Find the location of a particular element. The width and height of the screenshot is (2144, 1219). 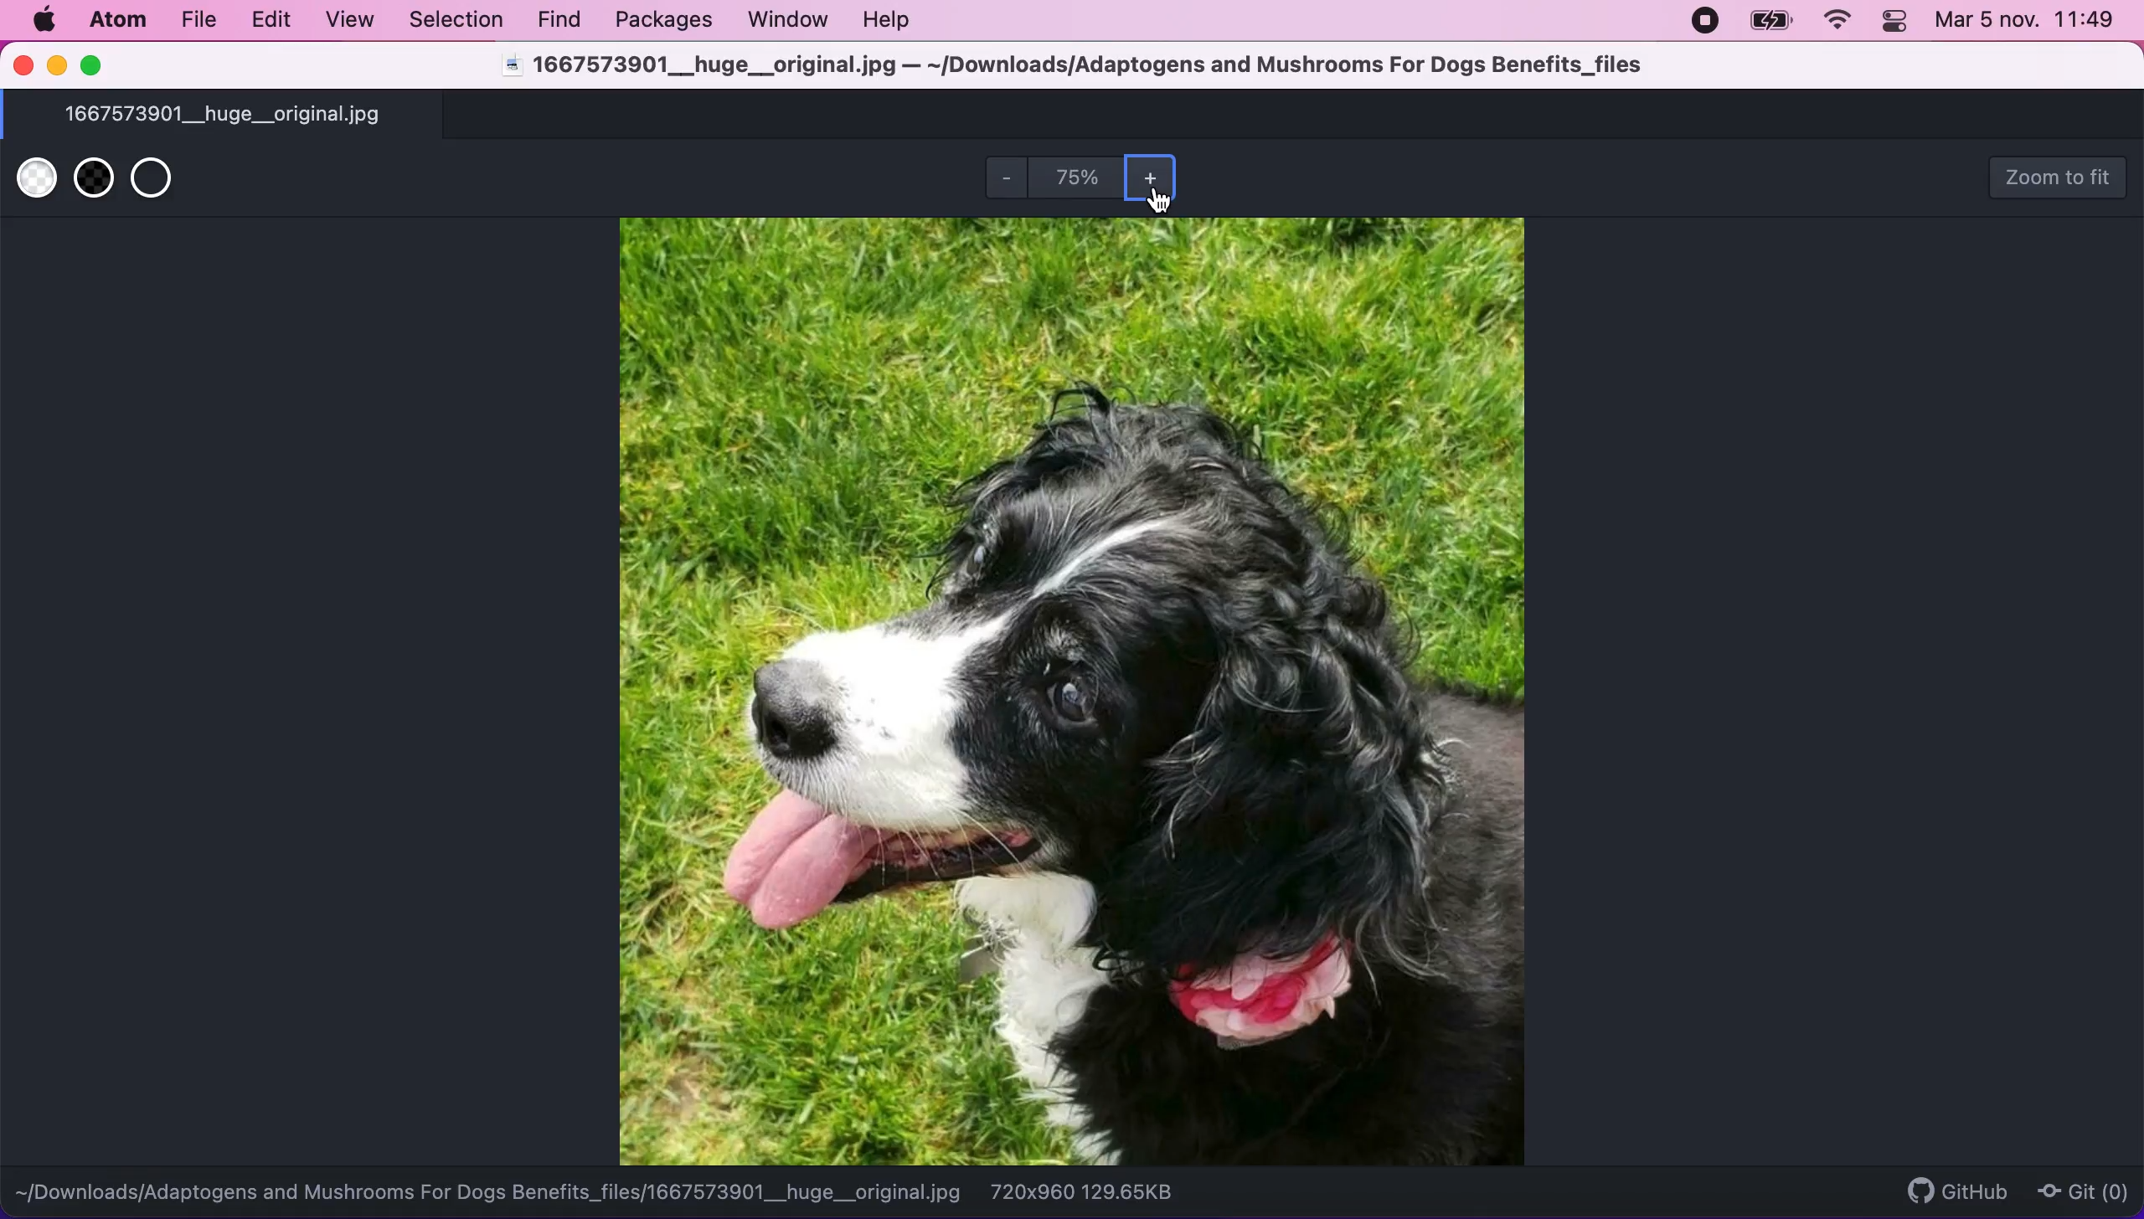

zoom out is located at coordinates (1007, 176).